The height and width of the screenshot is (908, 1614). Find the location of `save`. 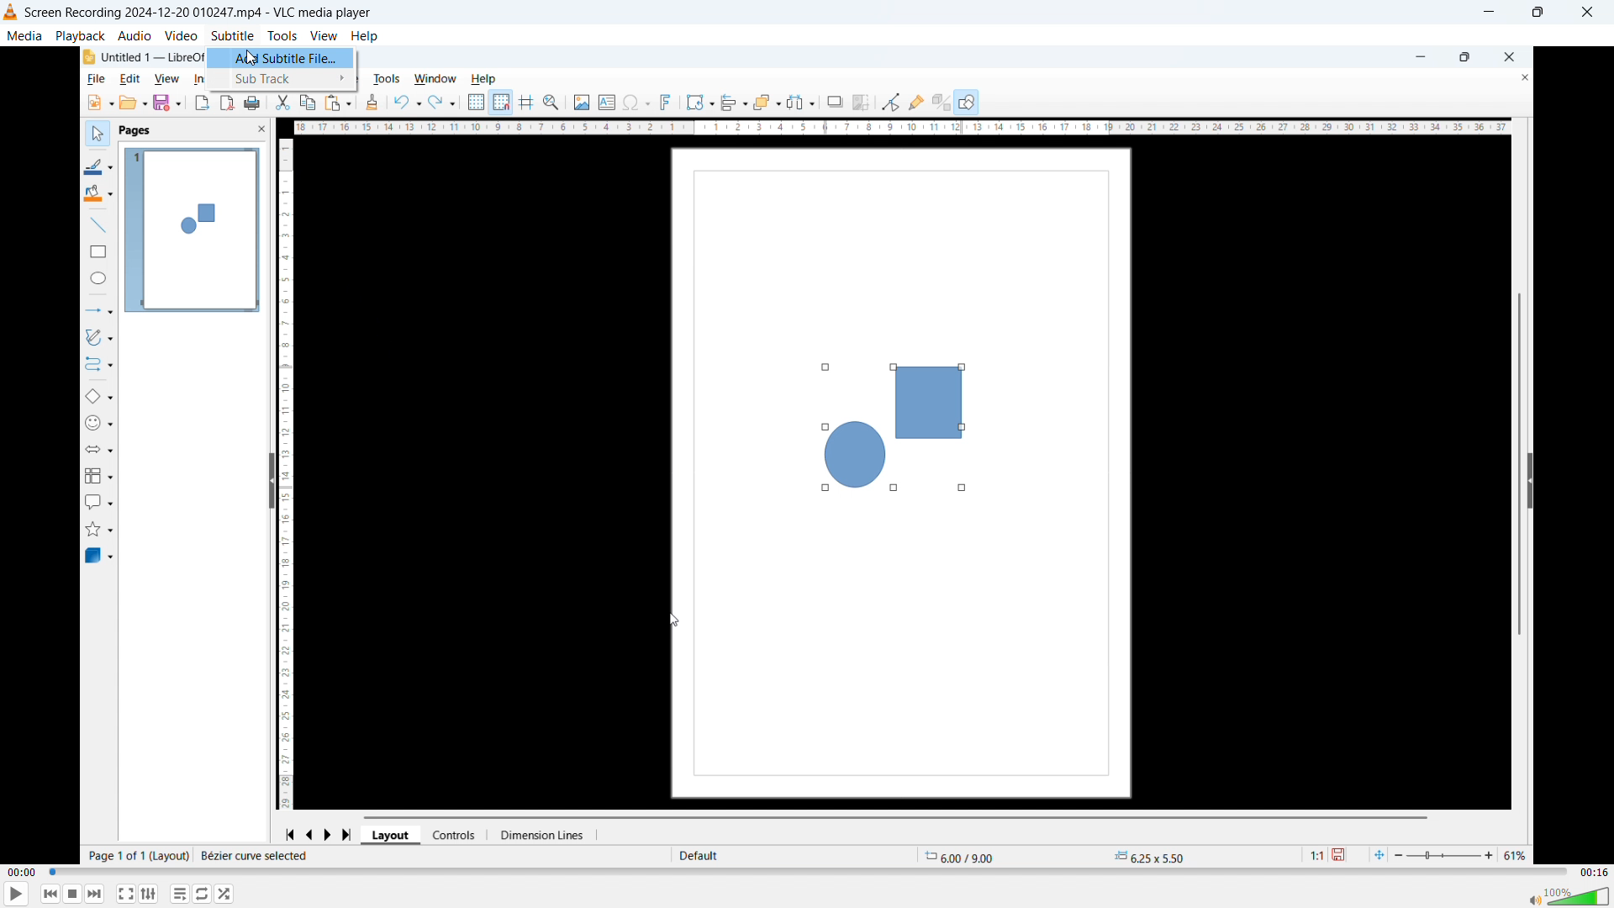

save is located at coordinates (1344, 855).